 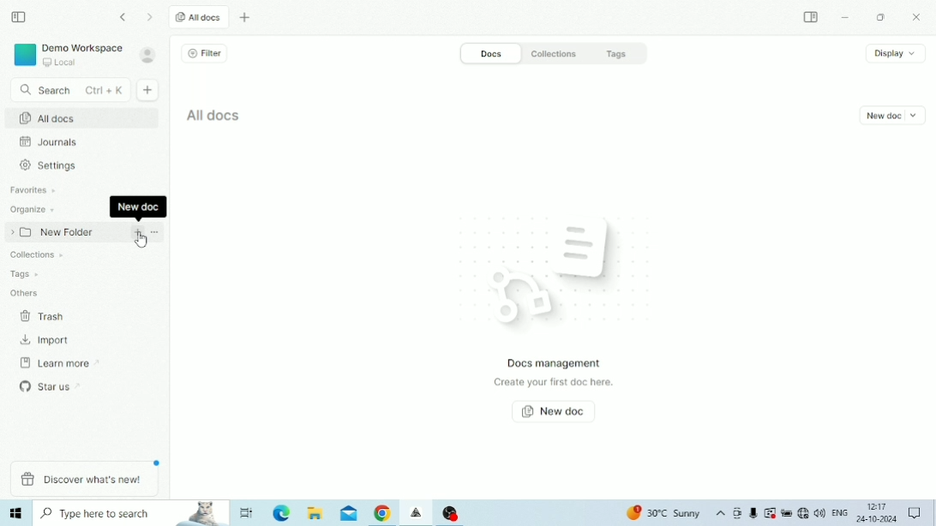 What do you see at coordinates (894, 116) in the screenshot?
I see `New doc` at bounding box center [894, 116].